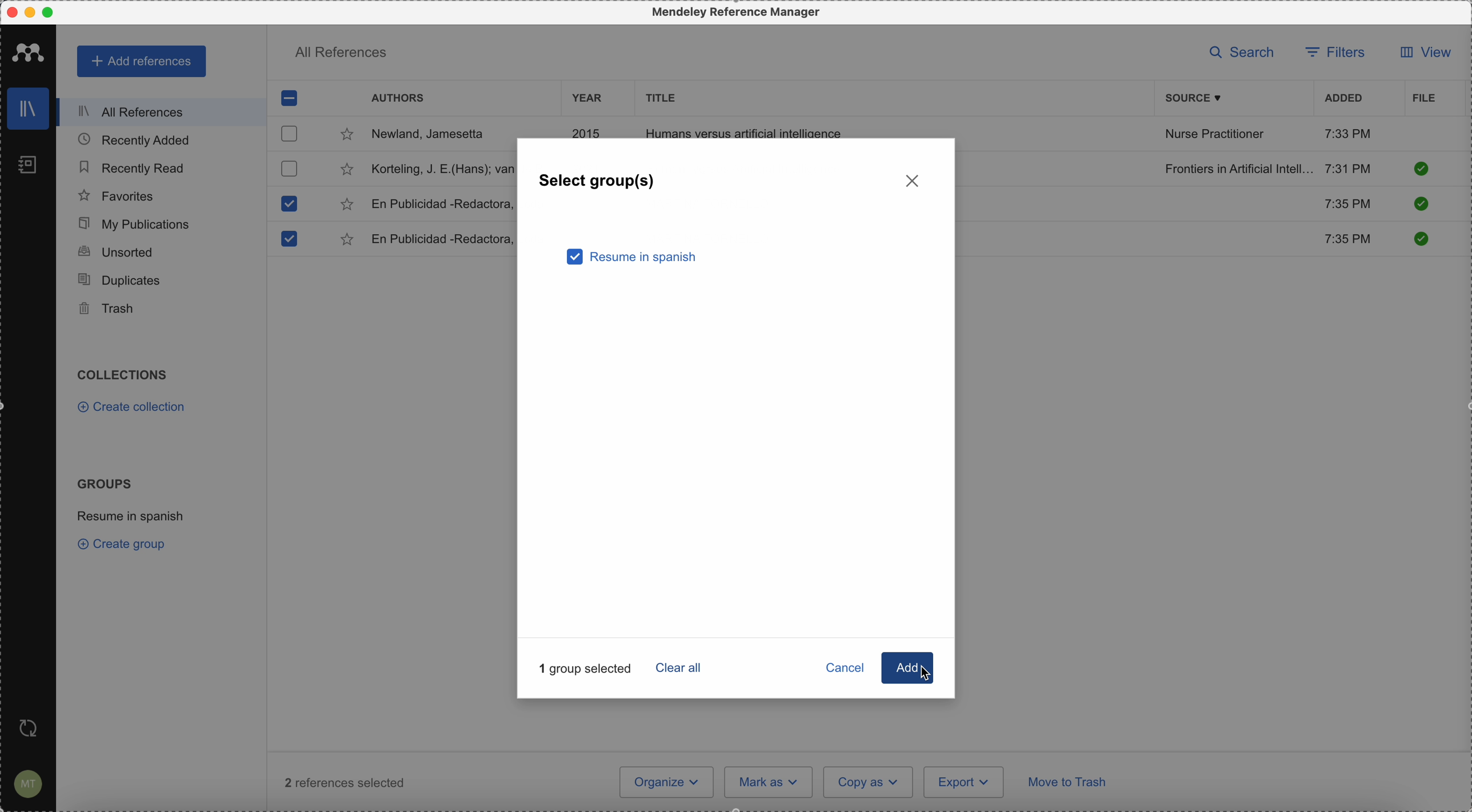 The image size is (1472, 812). What do you see at coordinates (287, 239) in the screenshot?
I see `checkbox selected` at bounding box center [287, 239].